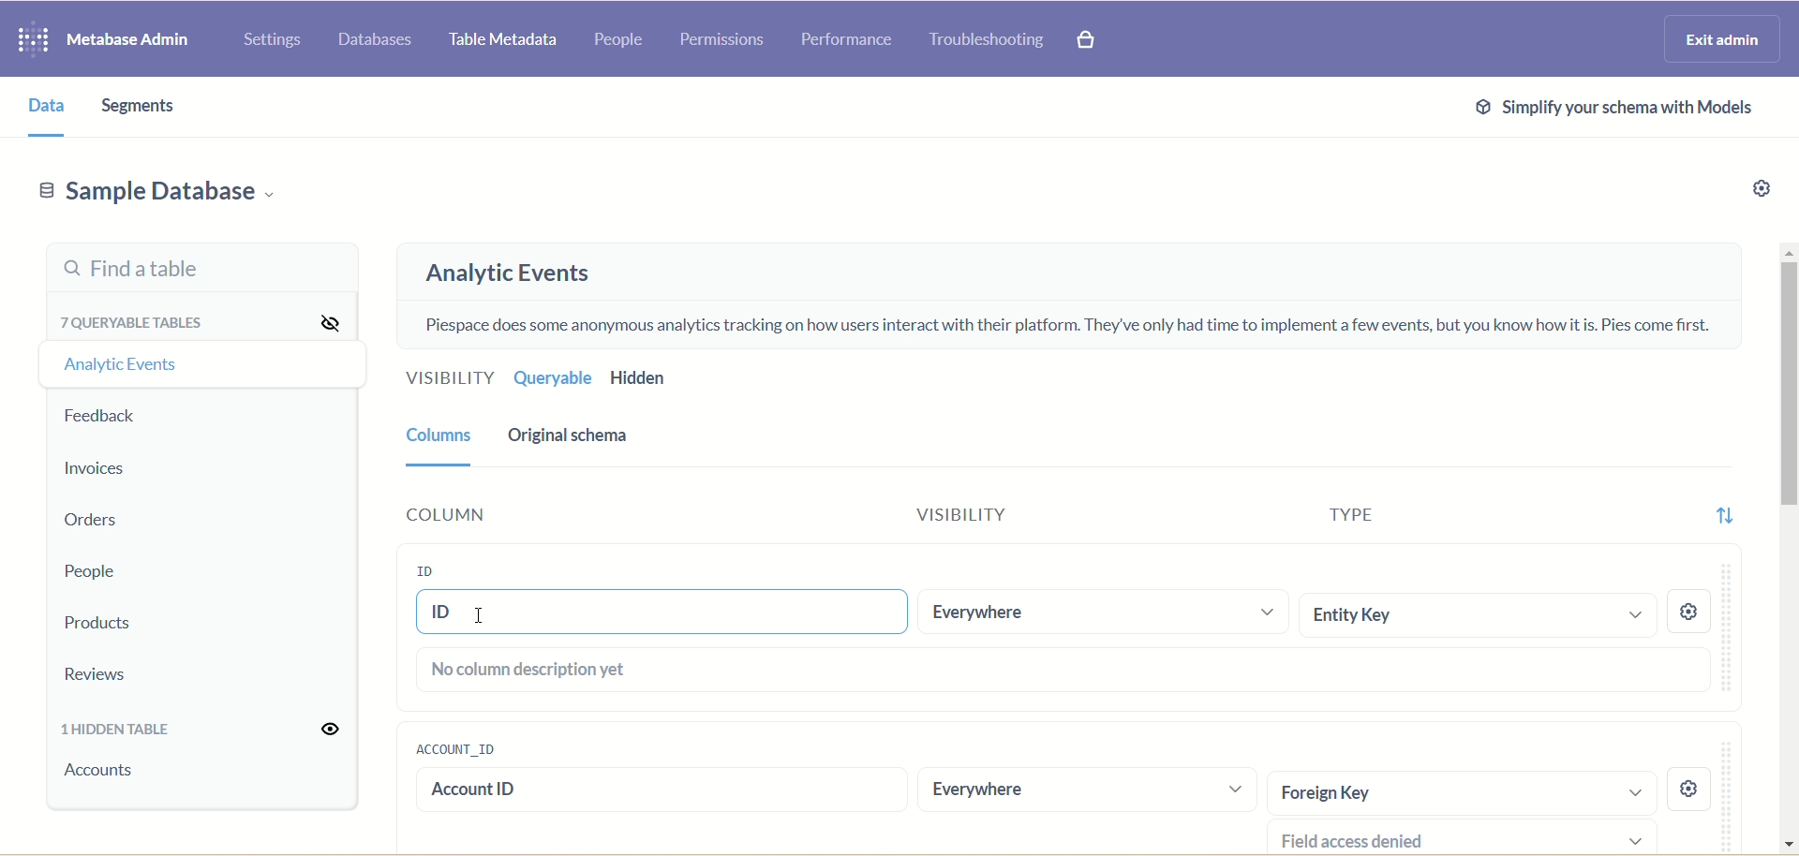 This screenshot has width=1799, height=856. What do you see at coordinates (619, 36) in the screenshot?
I see `People` at bounding box center [619, 36].